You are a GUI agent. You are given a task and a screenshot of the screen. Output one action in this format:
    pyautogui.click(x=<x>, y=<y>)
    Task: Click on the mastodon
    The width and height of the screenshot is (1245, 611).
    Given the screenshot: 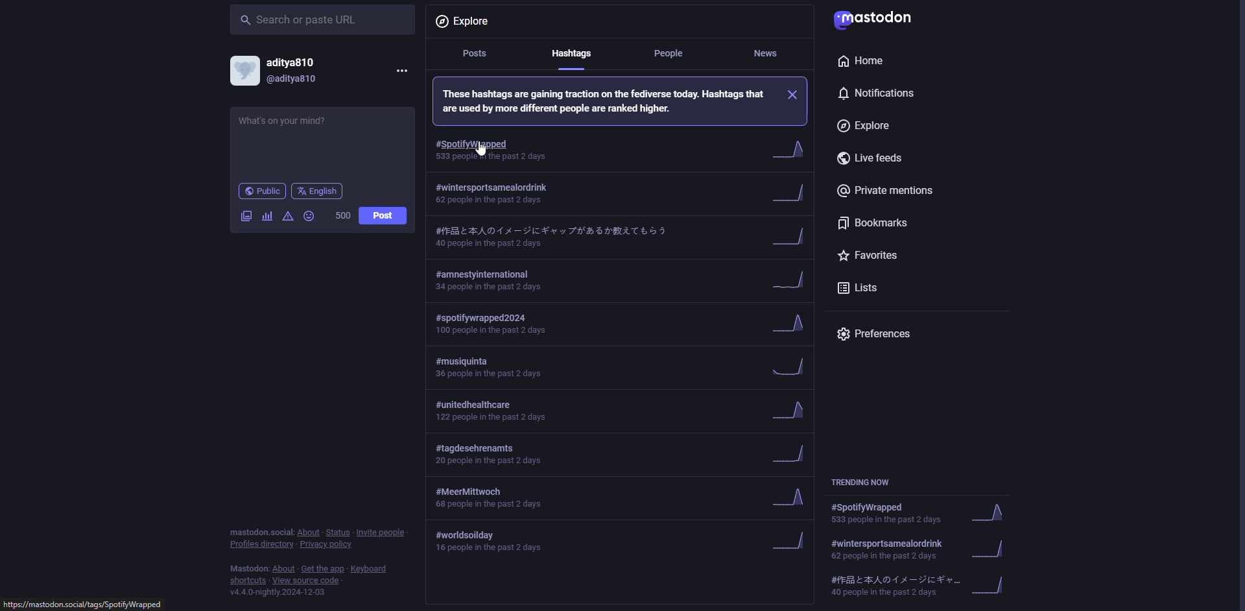 What is the action you would take?
    pyautogui.click(x=880, y=19)
    